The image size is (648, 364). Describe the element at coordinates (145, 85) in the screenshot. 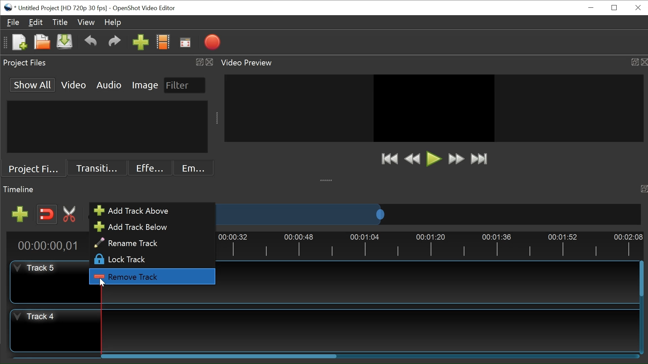

I see `Image` at that location.